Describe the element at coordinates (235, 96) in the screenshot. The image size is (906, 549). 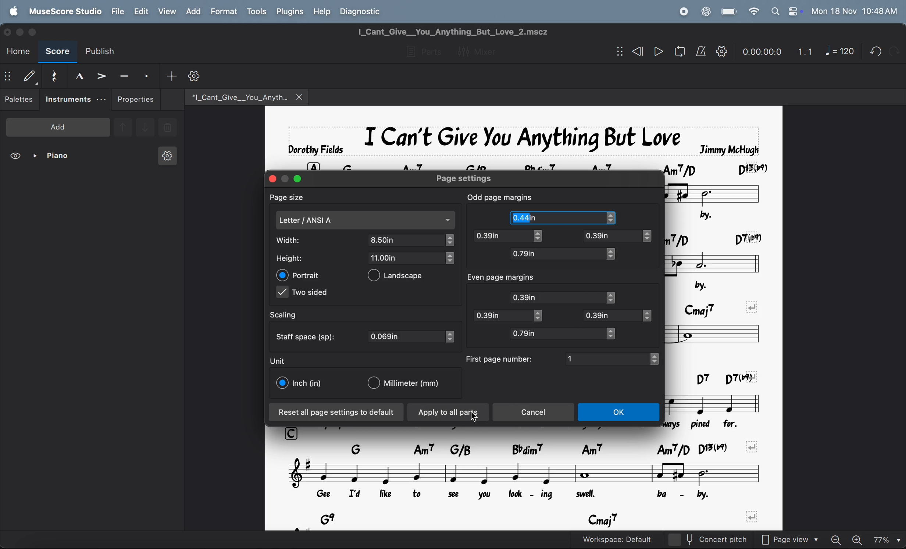
I see `file name` at that location.